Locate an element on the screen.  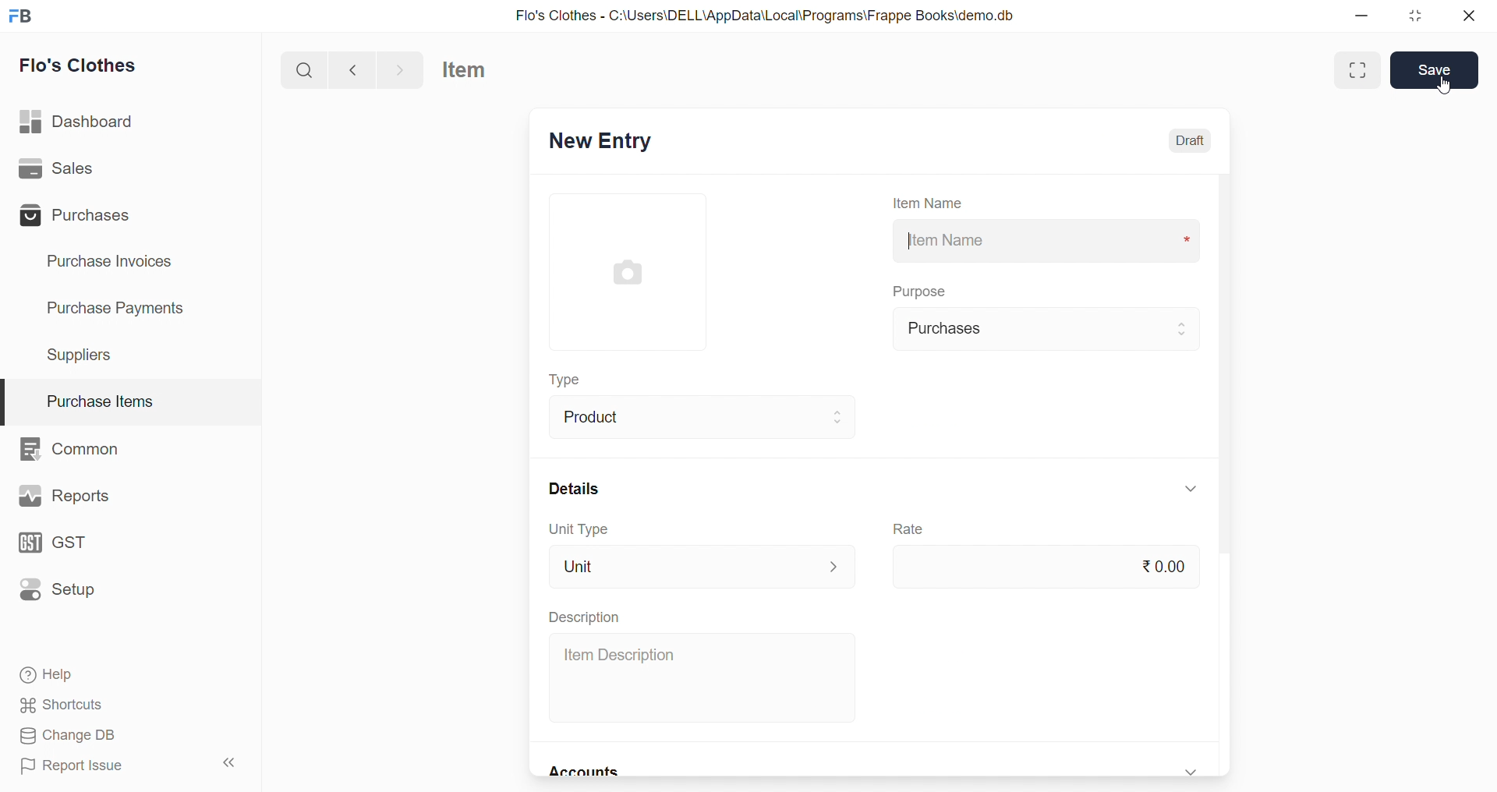
navigate forward is located at coordinates (402, 69).